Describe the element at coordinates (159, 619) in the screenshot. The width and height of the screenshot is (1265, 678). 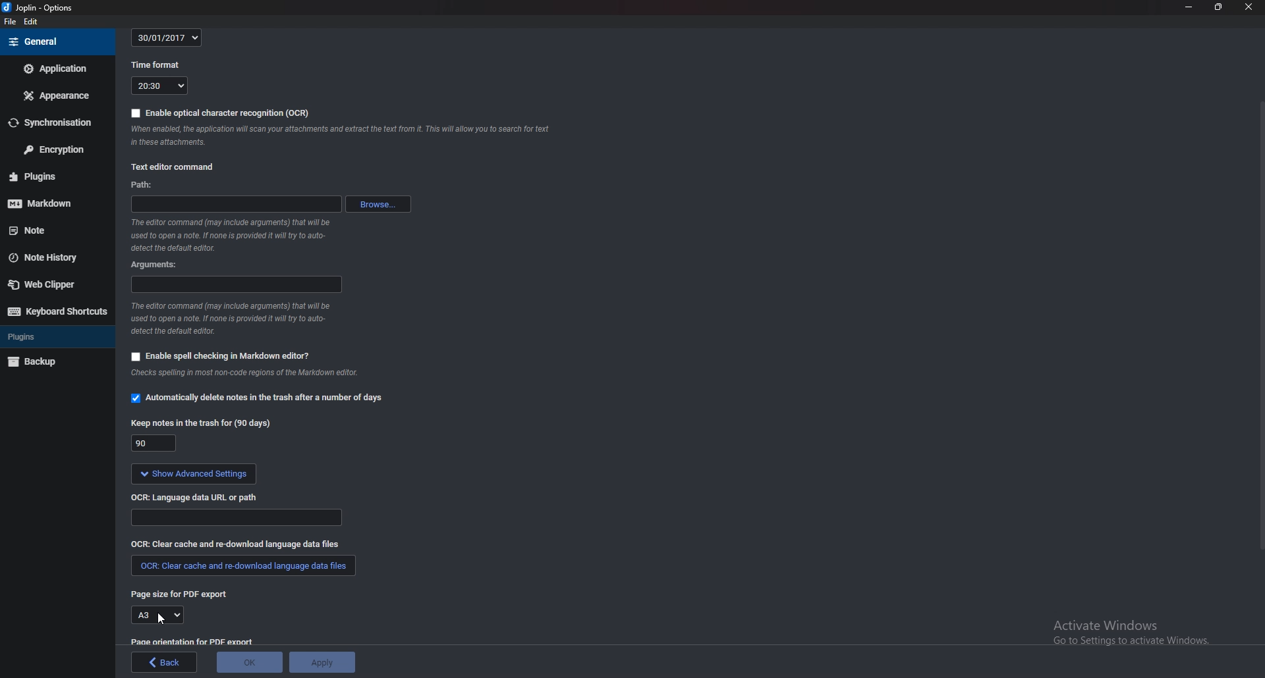
I see `Cursor` at that location.